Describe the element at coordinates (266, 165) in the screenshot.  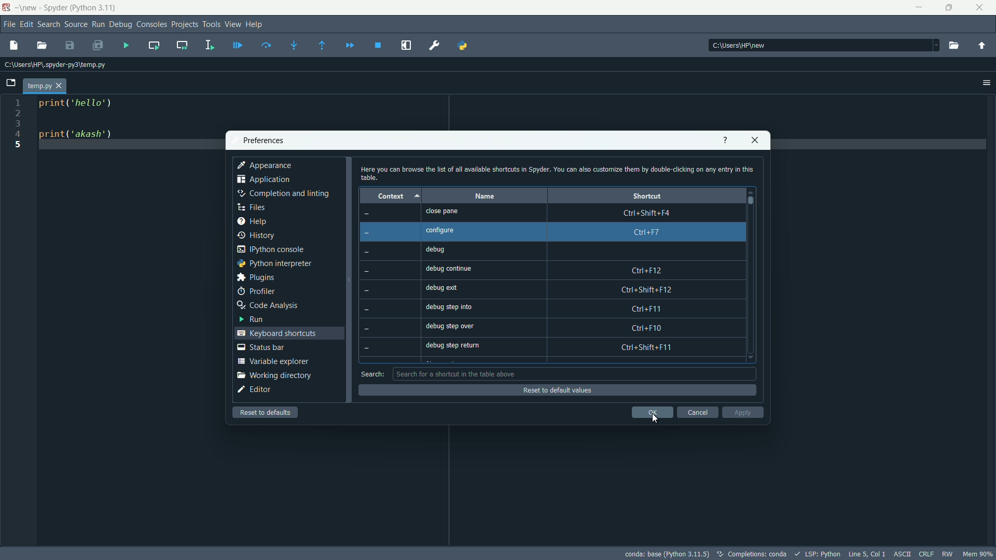
I see `appearance` at that location.